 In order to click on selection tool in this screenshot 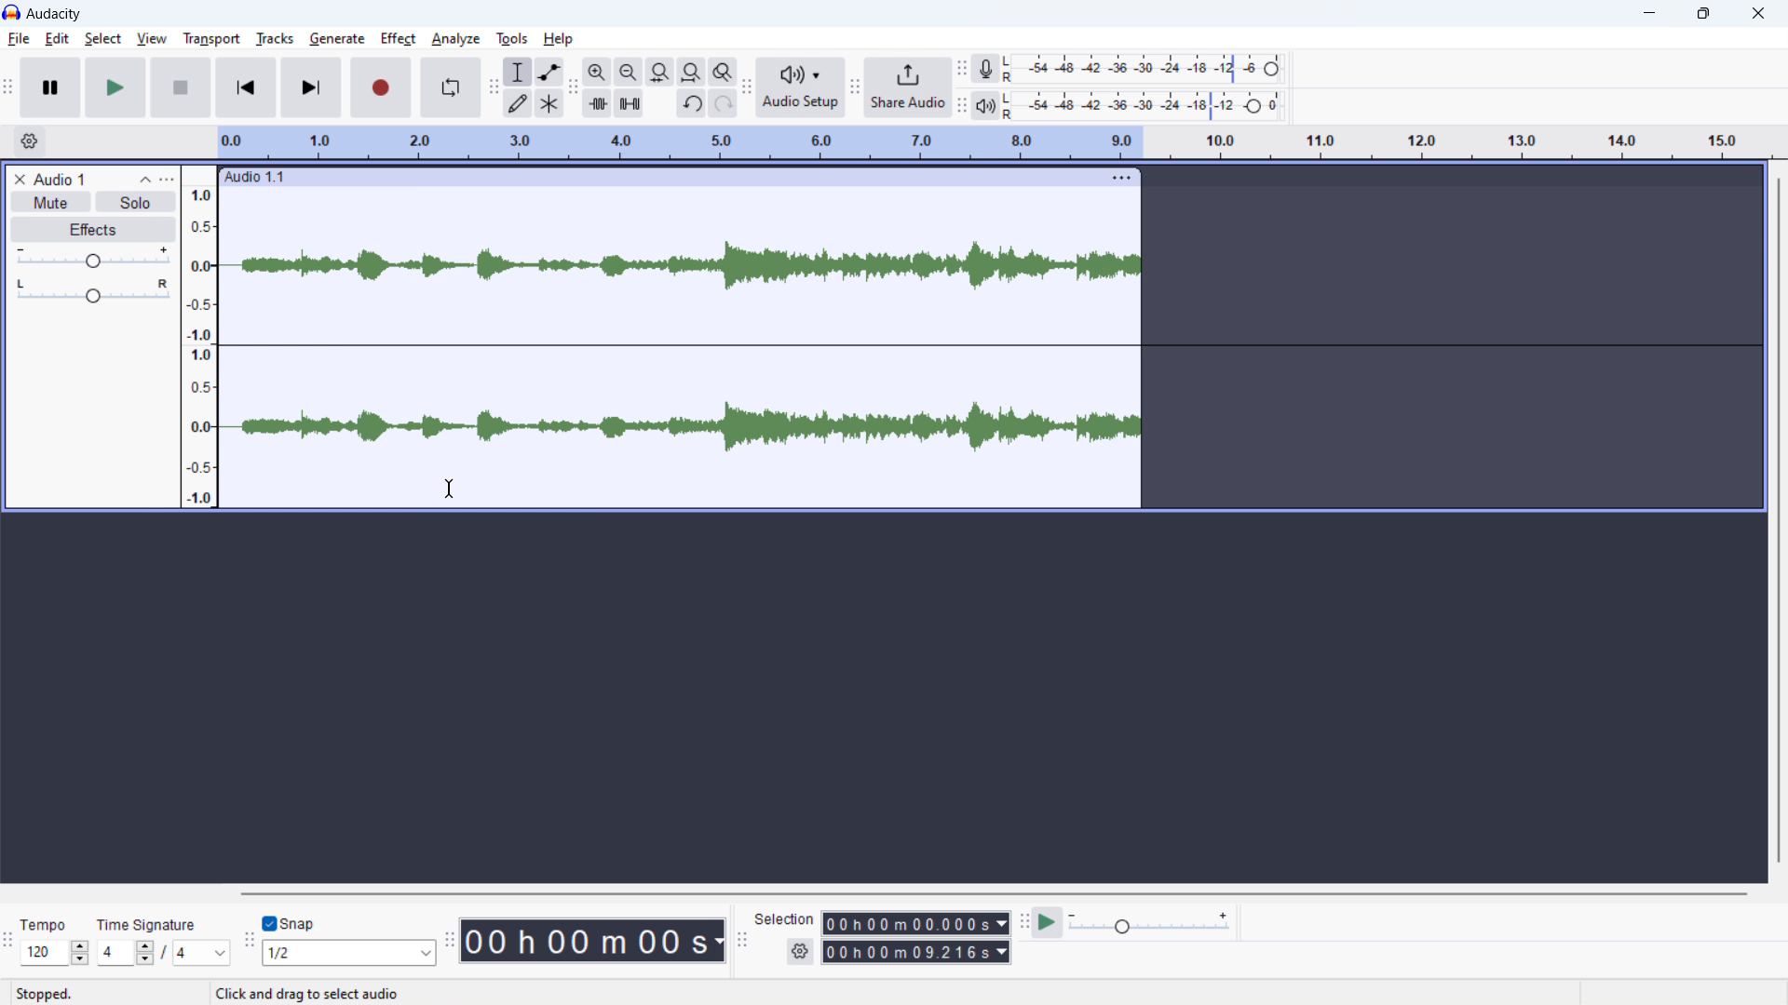, I will do `click(518, 71)`.